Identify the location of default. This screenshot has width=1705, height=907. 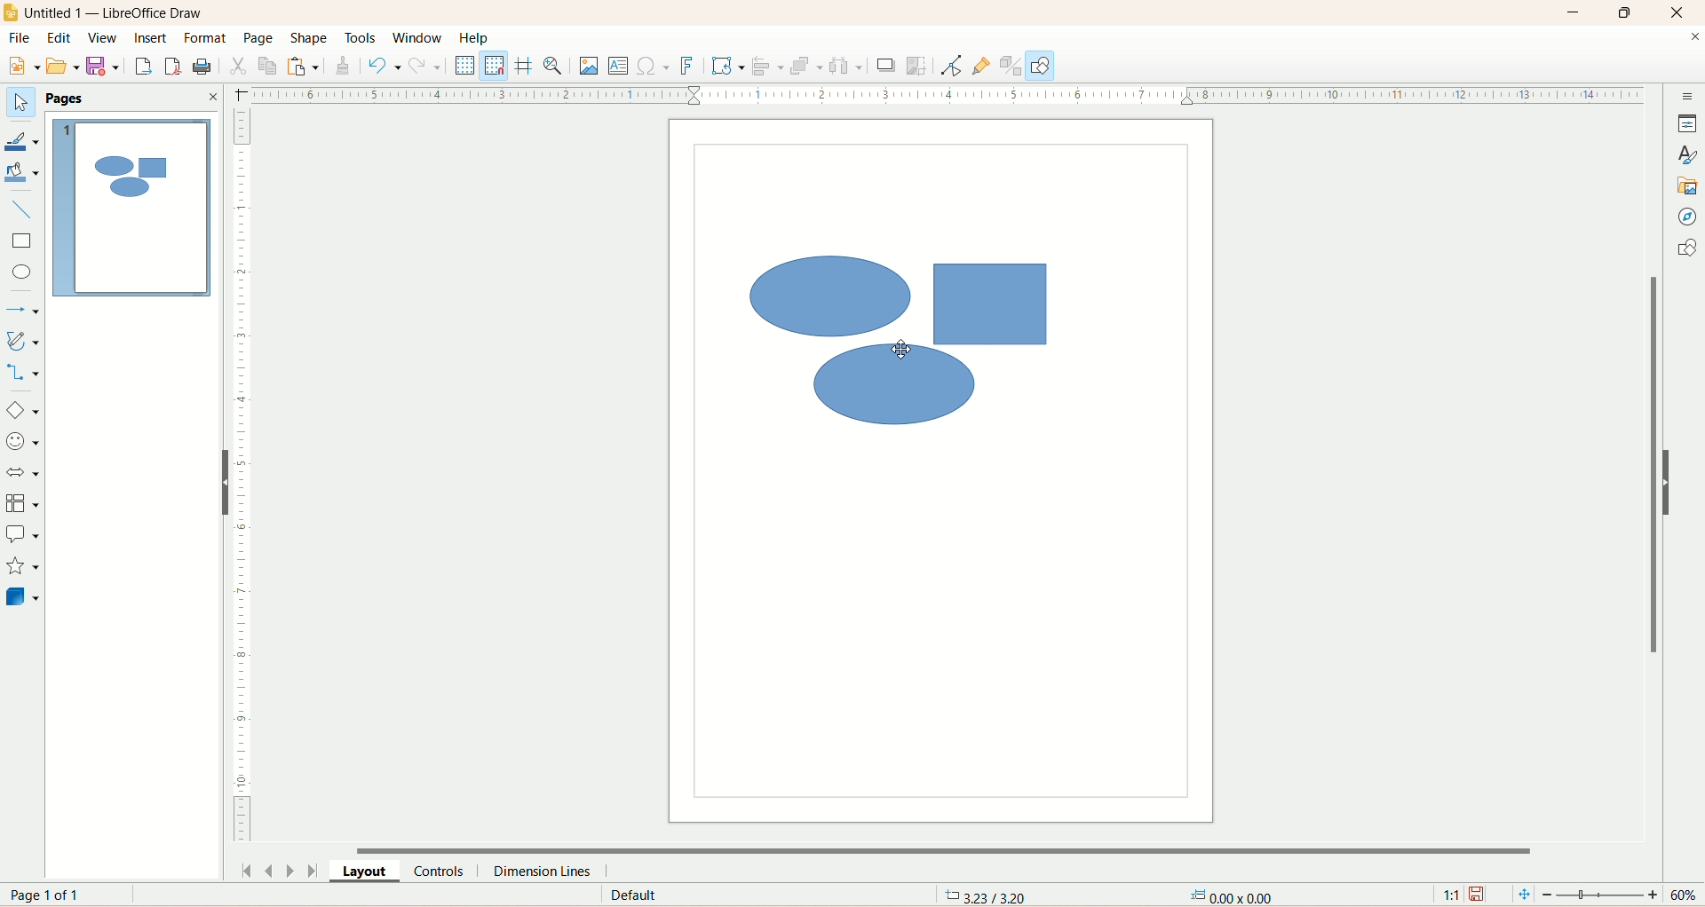
(631, 895).